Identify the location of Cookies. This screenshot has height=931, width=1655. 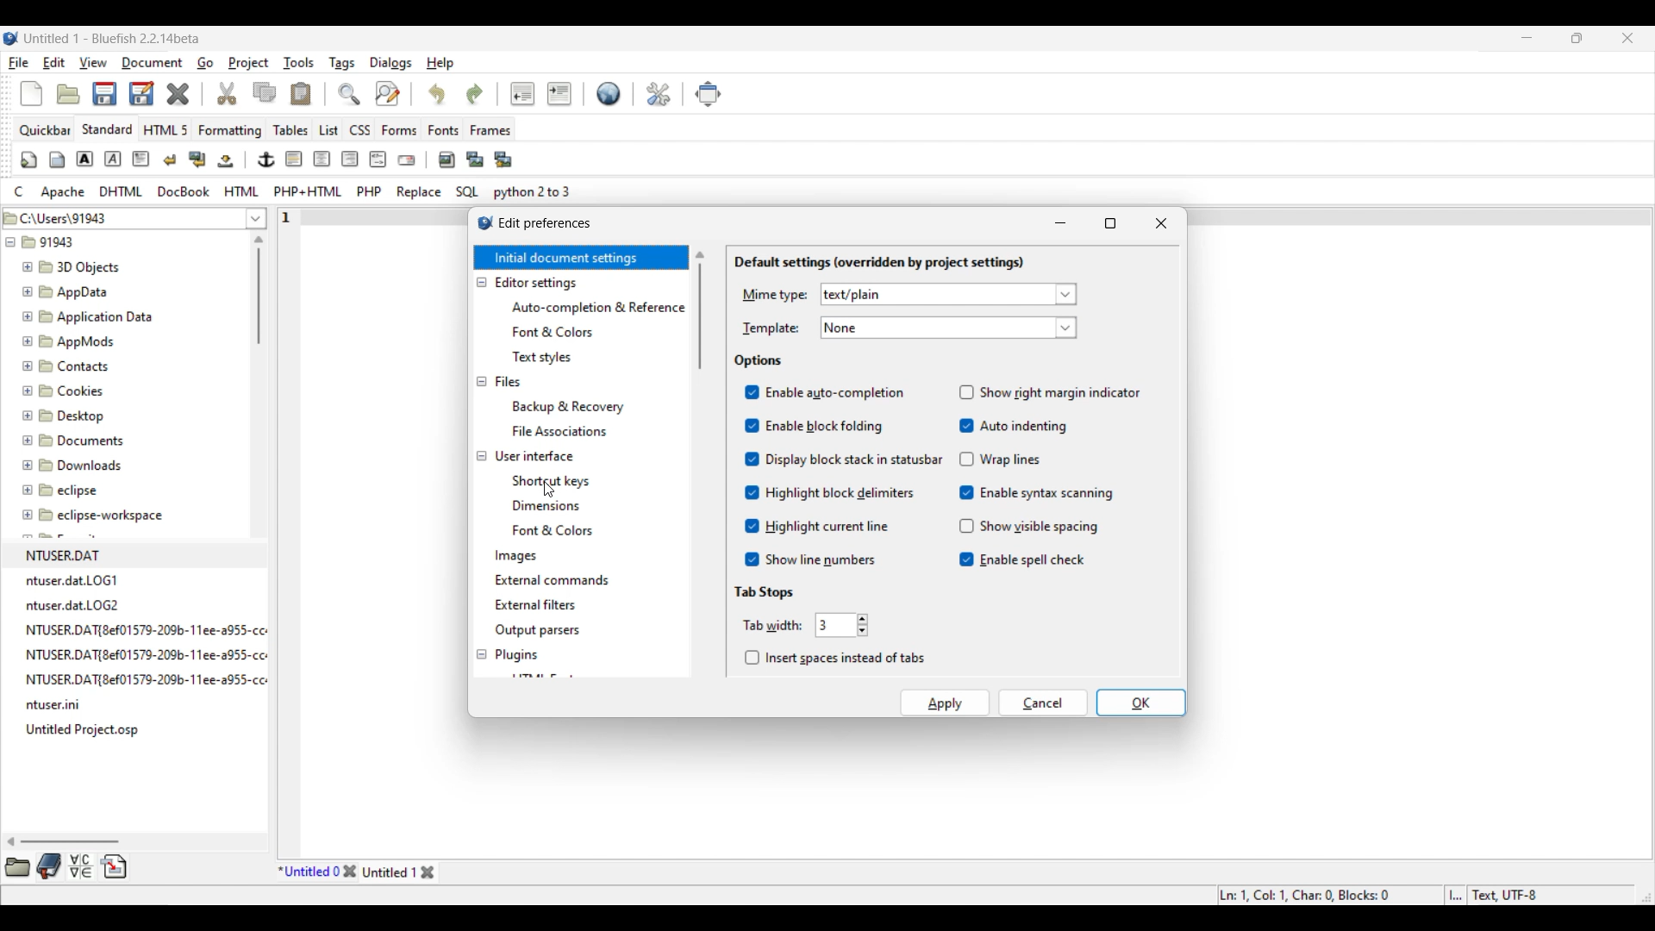
(65, 390).